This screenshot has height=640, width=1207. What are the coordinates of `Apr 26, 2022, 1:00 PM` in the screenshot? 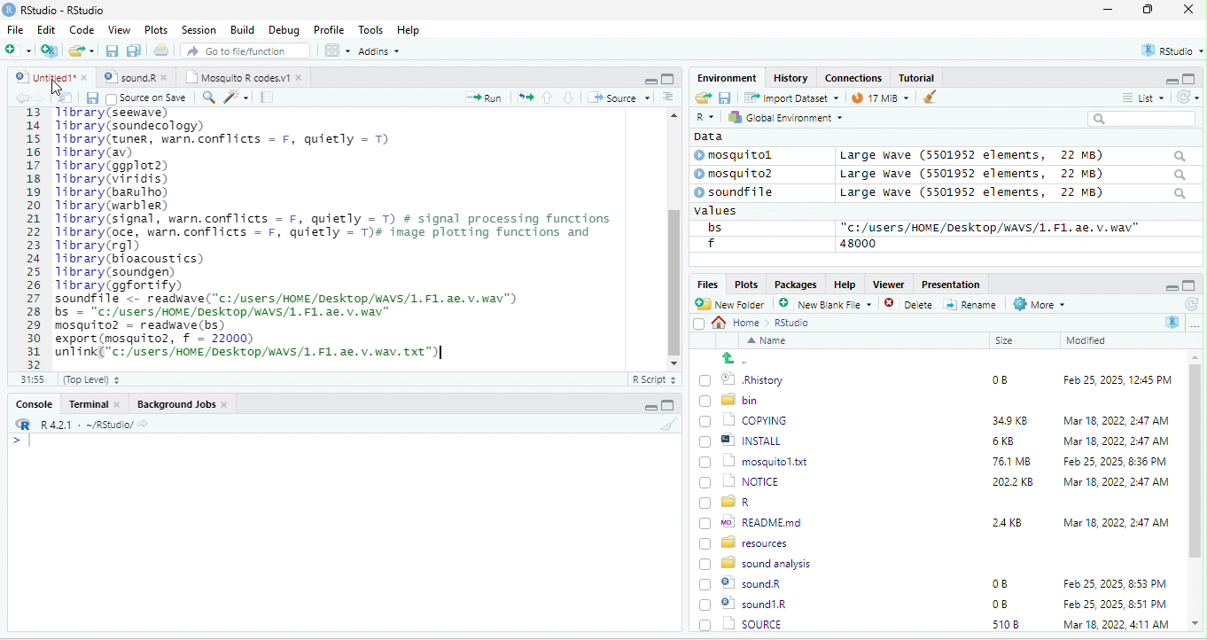 It's located at (1117, 626).